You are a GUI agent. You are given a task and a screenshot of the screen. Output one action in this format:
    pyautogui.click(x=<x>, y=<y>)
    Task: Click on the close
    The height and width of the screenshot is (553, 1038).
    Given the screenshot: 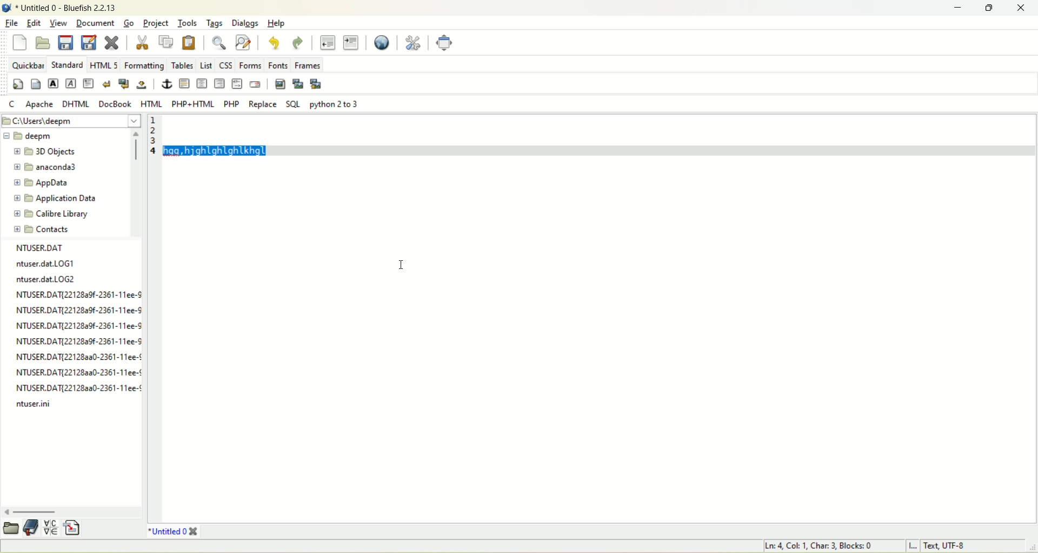 What is the action you would take?
    pyautogui.click(x=112, y=42)
    